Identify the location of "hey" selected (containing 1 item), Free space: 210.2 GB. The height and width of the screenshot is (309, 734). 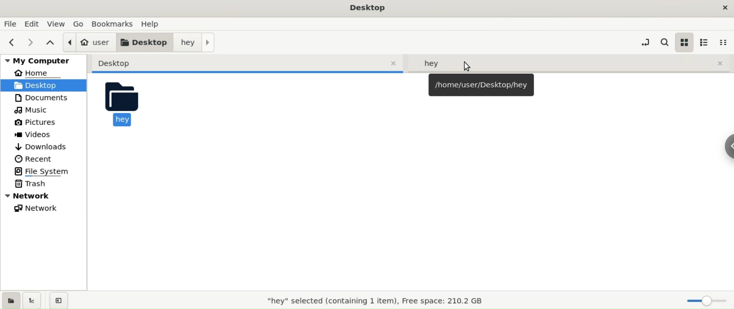
(375, 300).